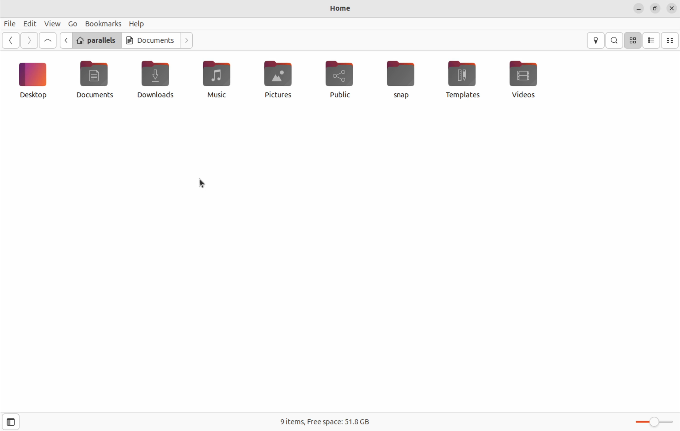 The width and height of the screenshot is (680, 431). I want to click on parallels, so click(96, 40).